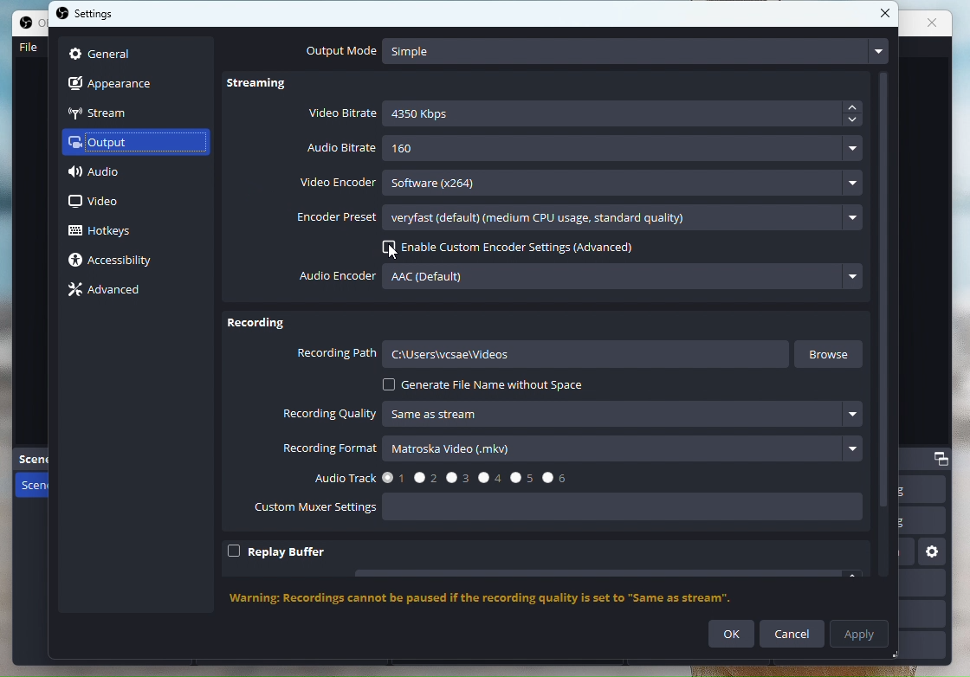 This screenshot has height=677, width=970. Describe the element at coordinates (732, 635) in the screenshot. I see `ok` at that location.